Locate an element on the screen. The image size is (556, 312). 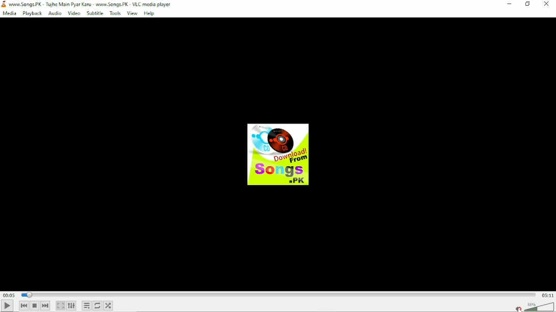
Elapsed time is located at coordinates (9, 294).